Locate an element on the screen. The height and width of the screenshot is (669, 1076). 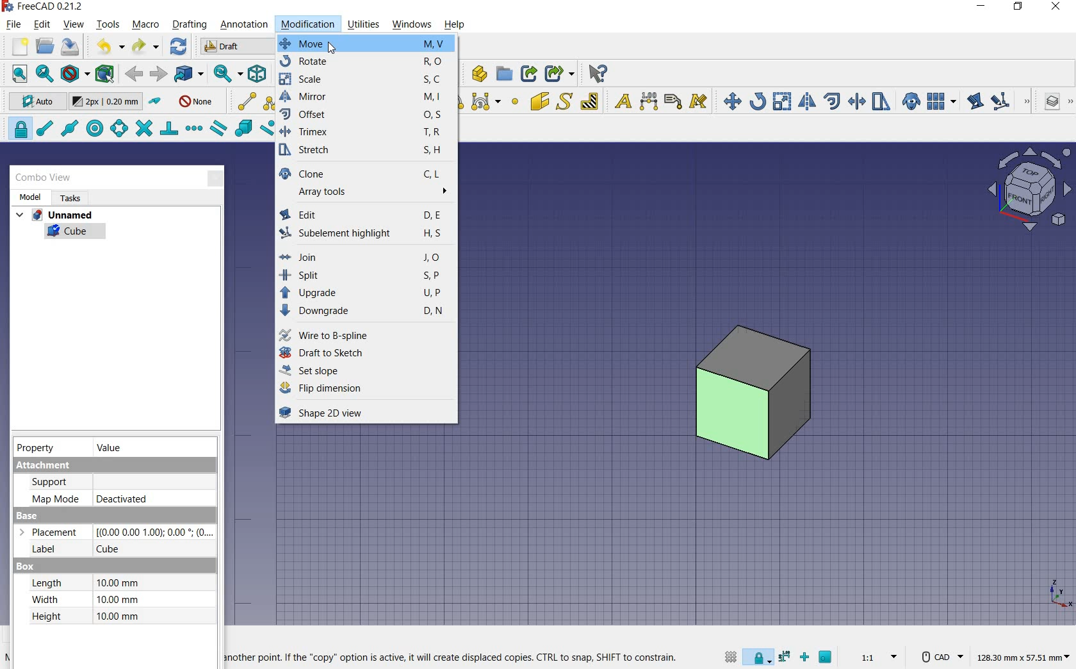
switch between workbenches is located at coordinates (234, 47).